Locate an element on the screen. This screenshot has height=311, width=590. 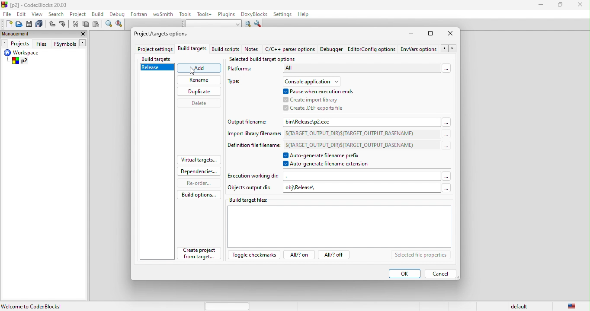
copy is located at coordinates (87, 25).